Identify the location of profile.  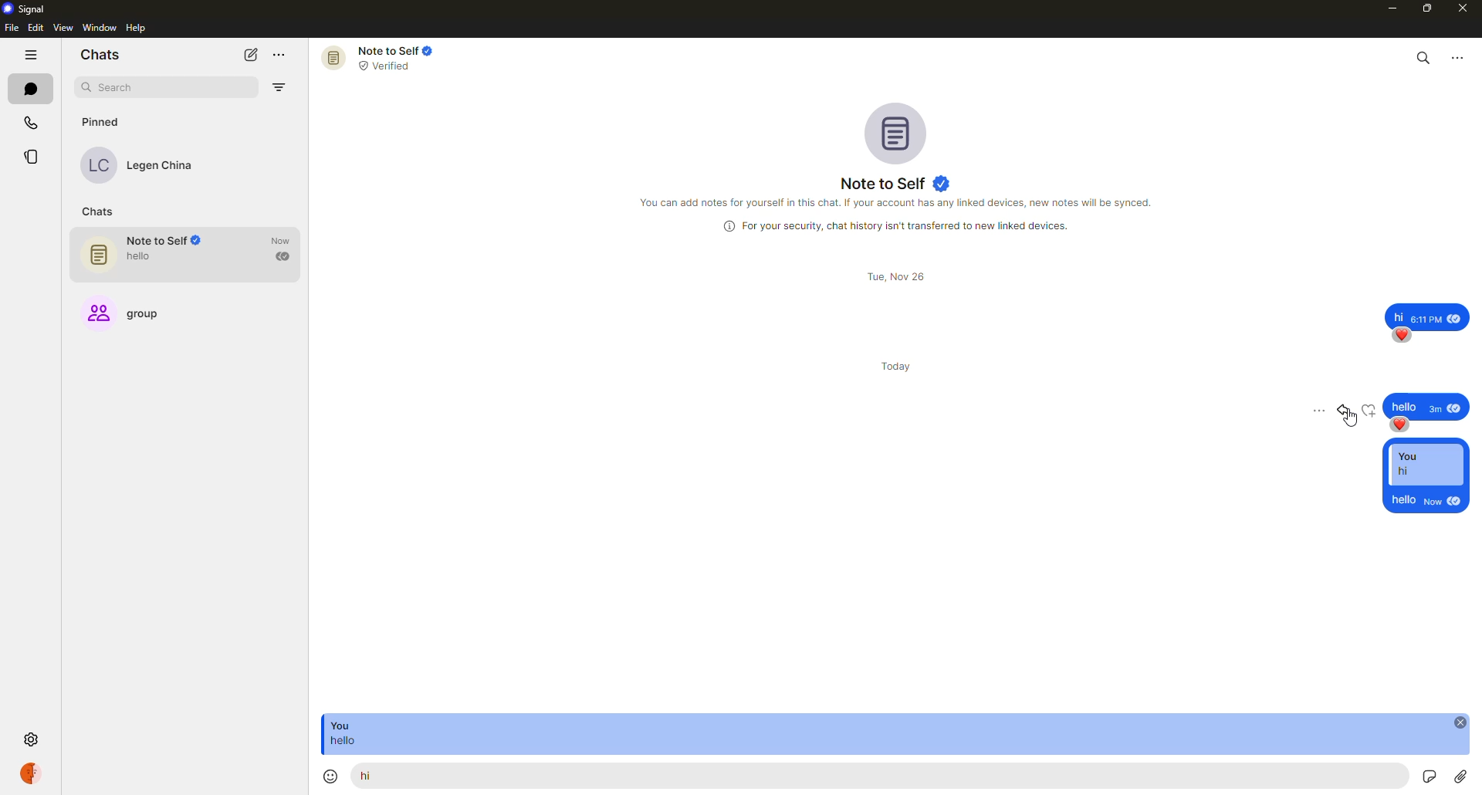
(37, 773).